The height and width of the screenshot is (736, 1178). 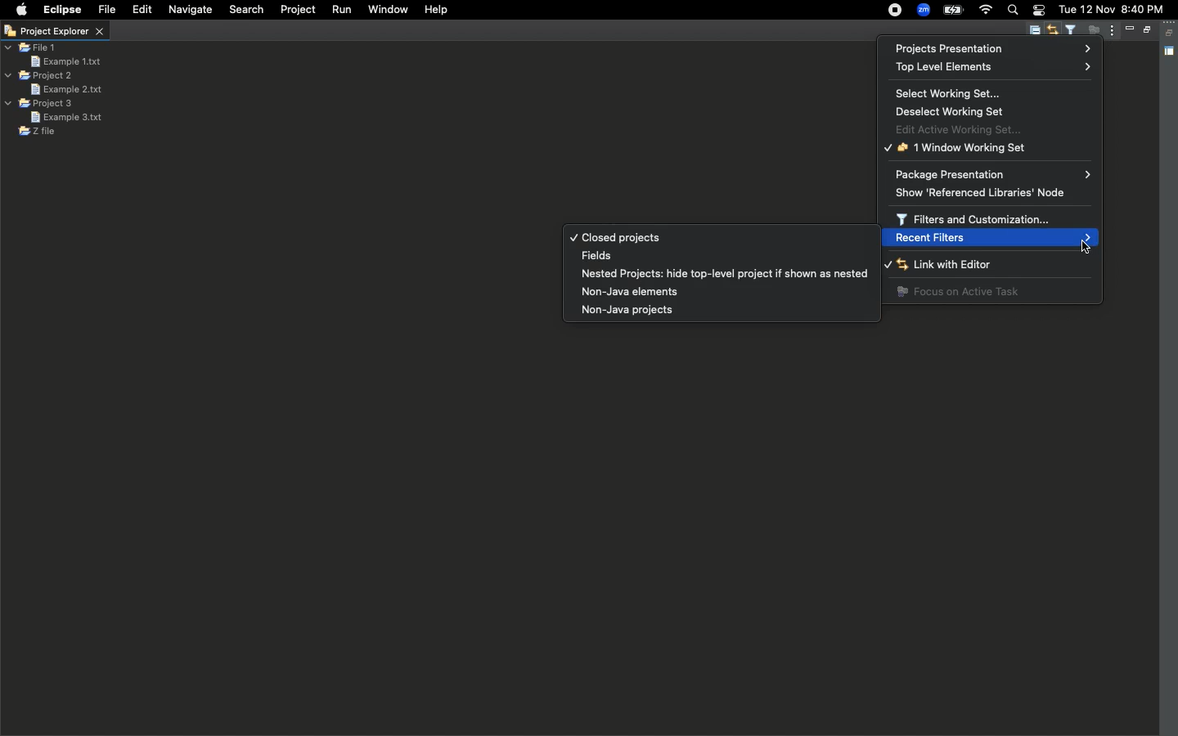 I want to click on Fields, so click(x=606, y=257).